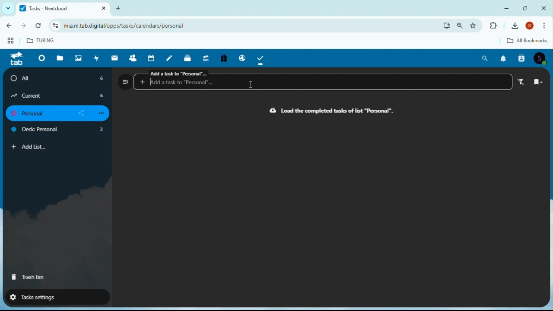 The image size is (553, 311). I want to click on turing, so click(41, 40).